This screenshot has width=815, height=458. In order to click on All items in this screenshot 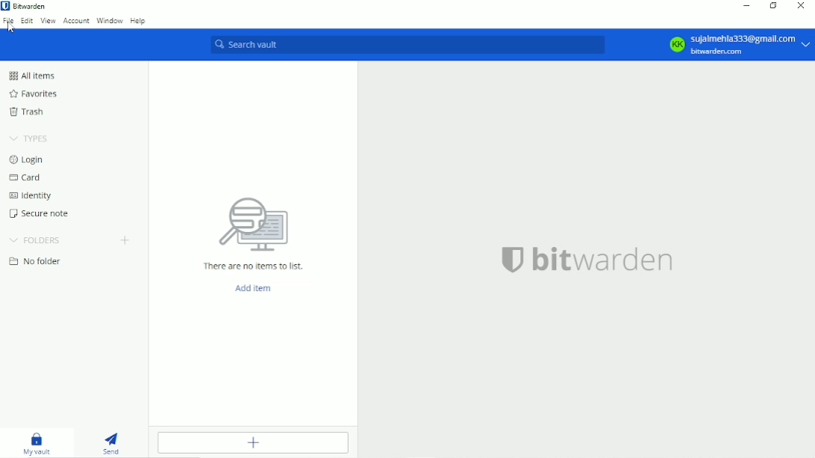, I will do `click(31, 75)`.